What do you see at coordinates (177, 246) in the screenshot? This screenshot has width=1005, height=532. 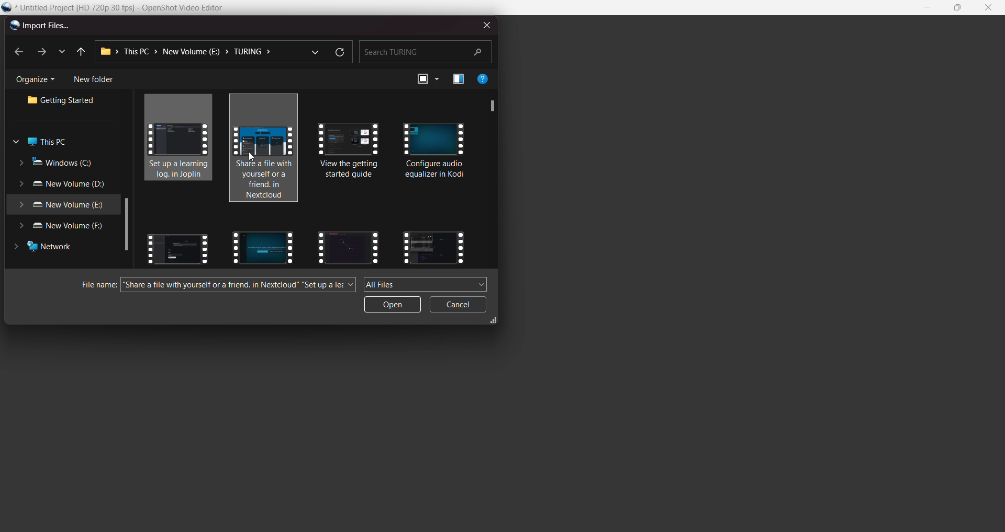 I see `videos` at bounding box center [177, 246].